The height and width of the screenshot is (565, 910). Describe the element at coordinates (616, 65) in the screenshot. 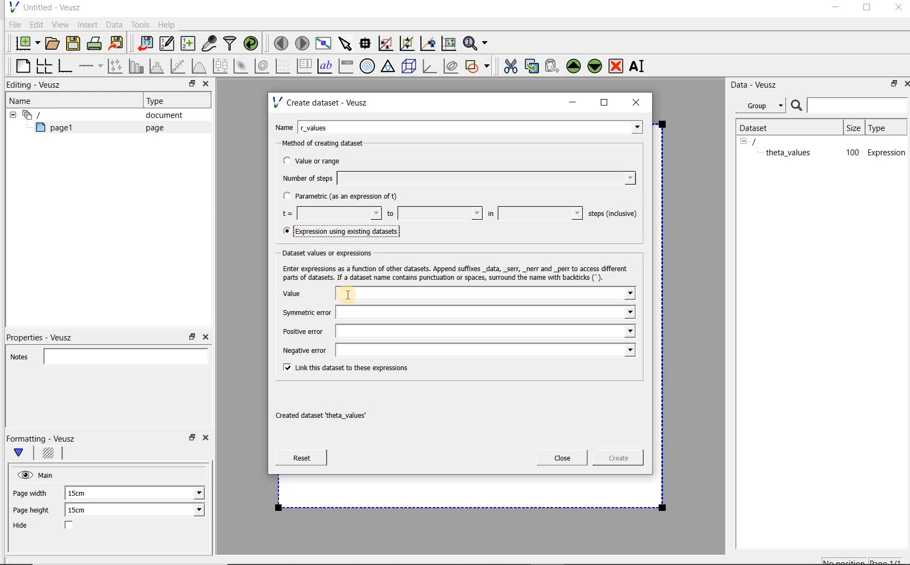

I see `remove the selected widget` at that location.